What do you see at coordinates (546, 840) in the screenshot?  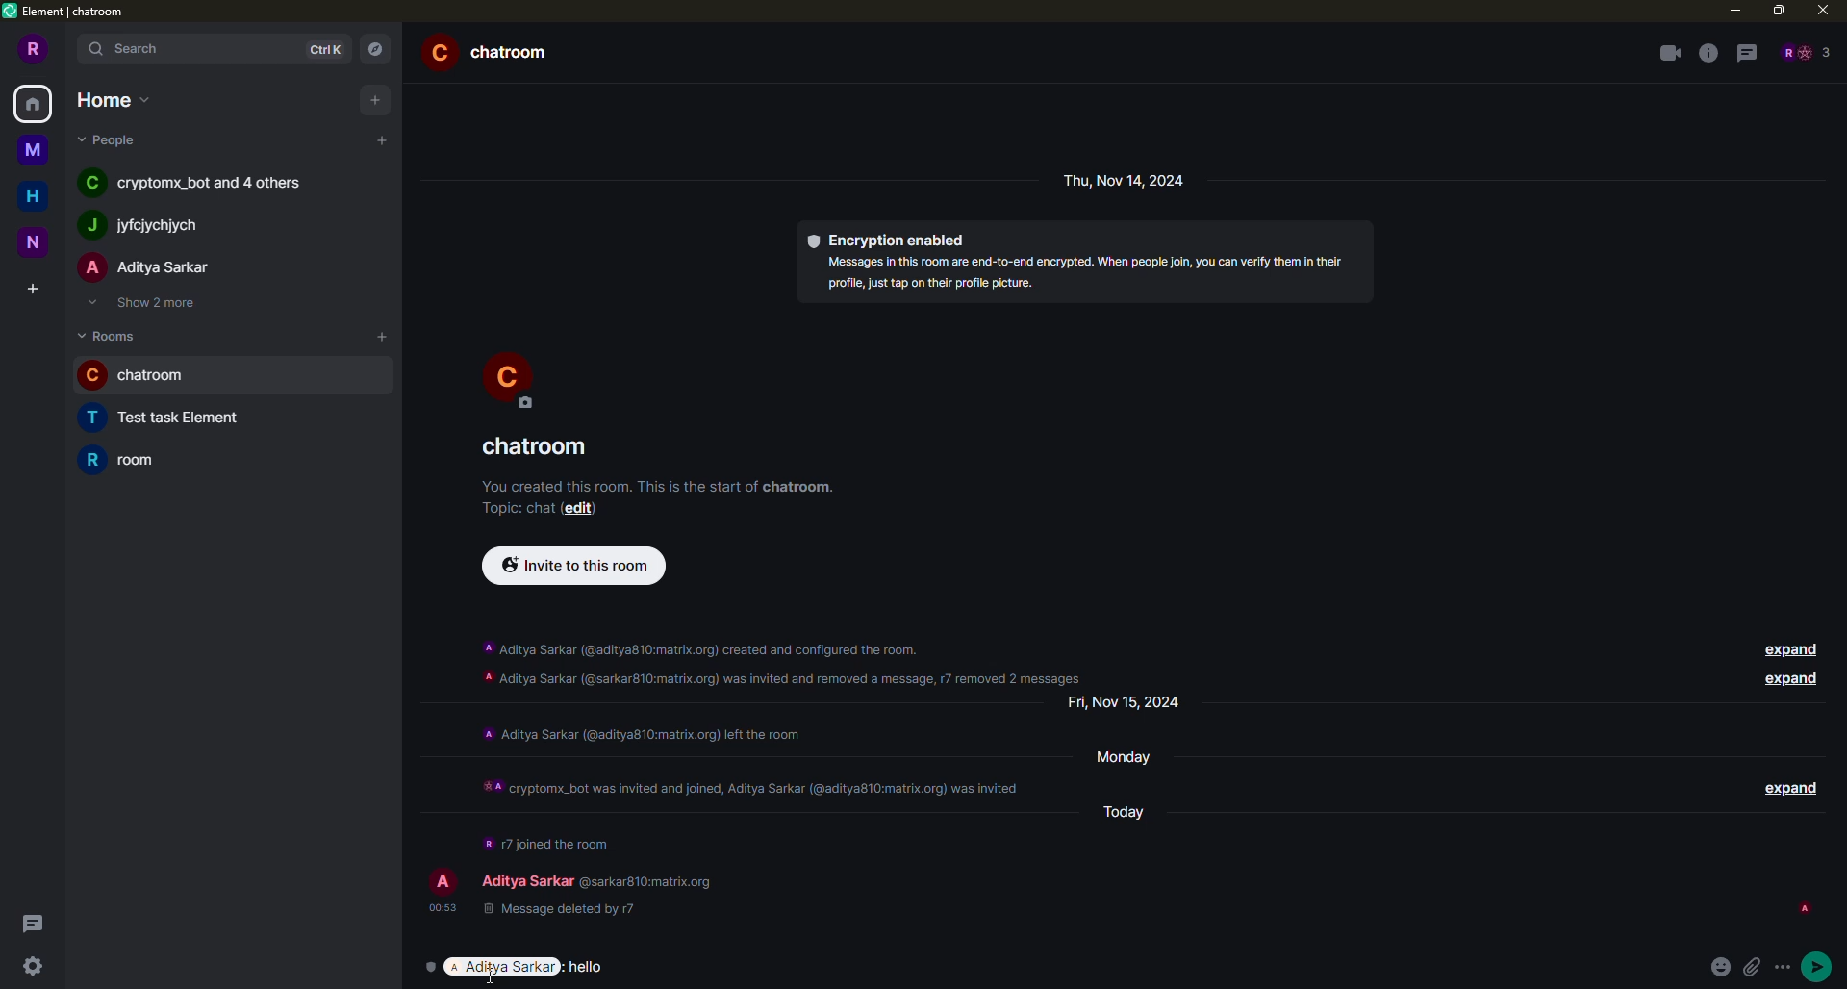 I see `info` at bounding box center [546, 840].